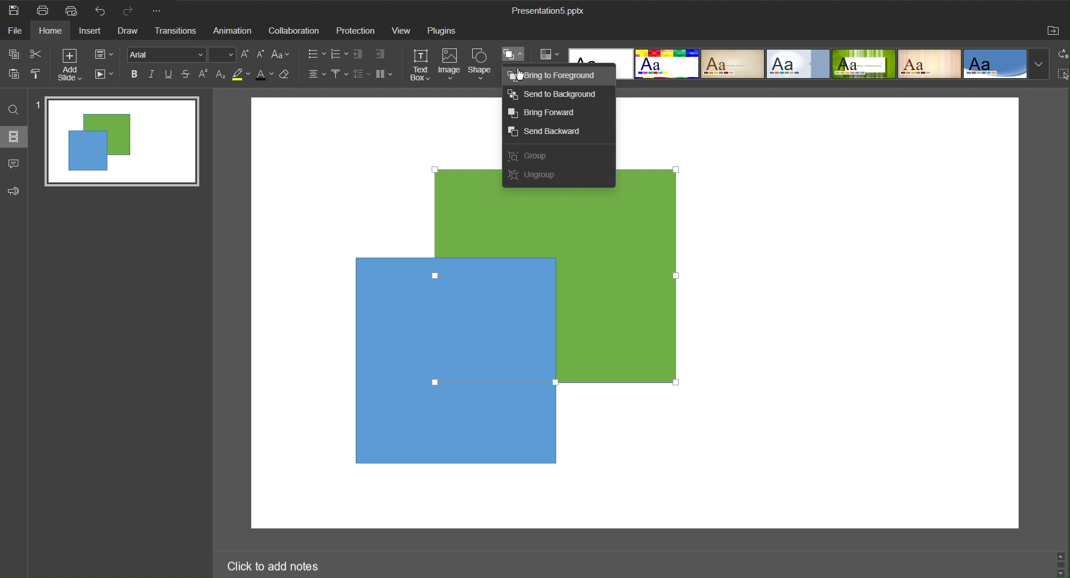  Describe the element at coordinates (12, 53) in the screenshot. I see `Copy` at that location.